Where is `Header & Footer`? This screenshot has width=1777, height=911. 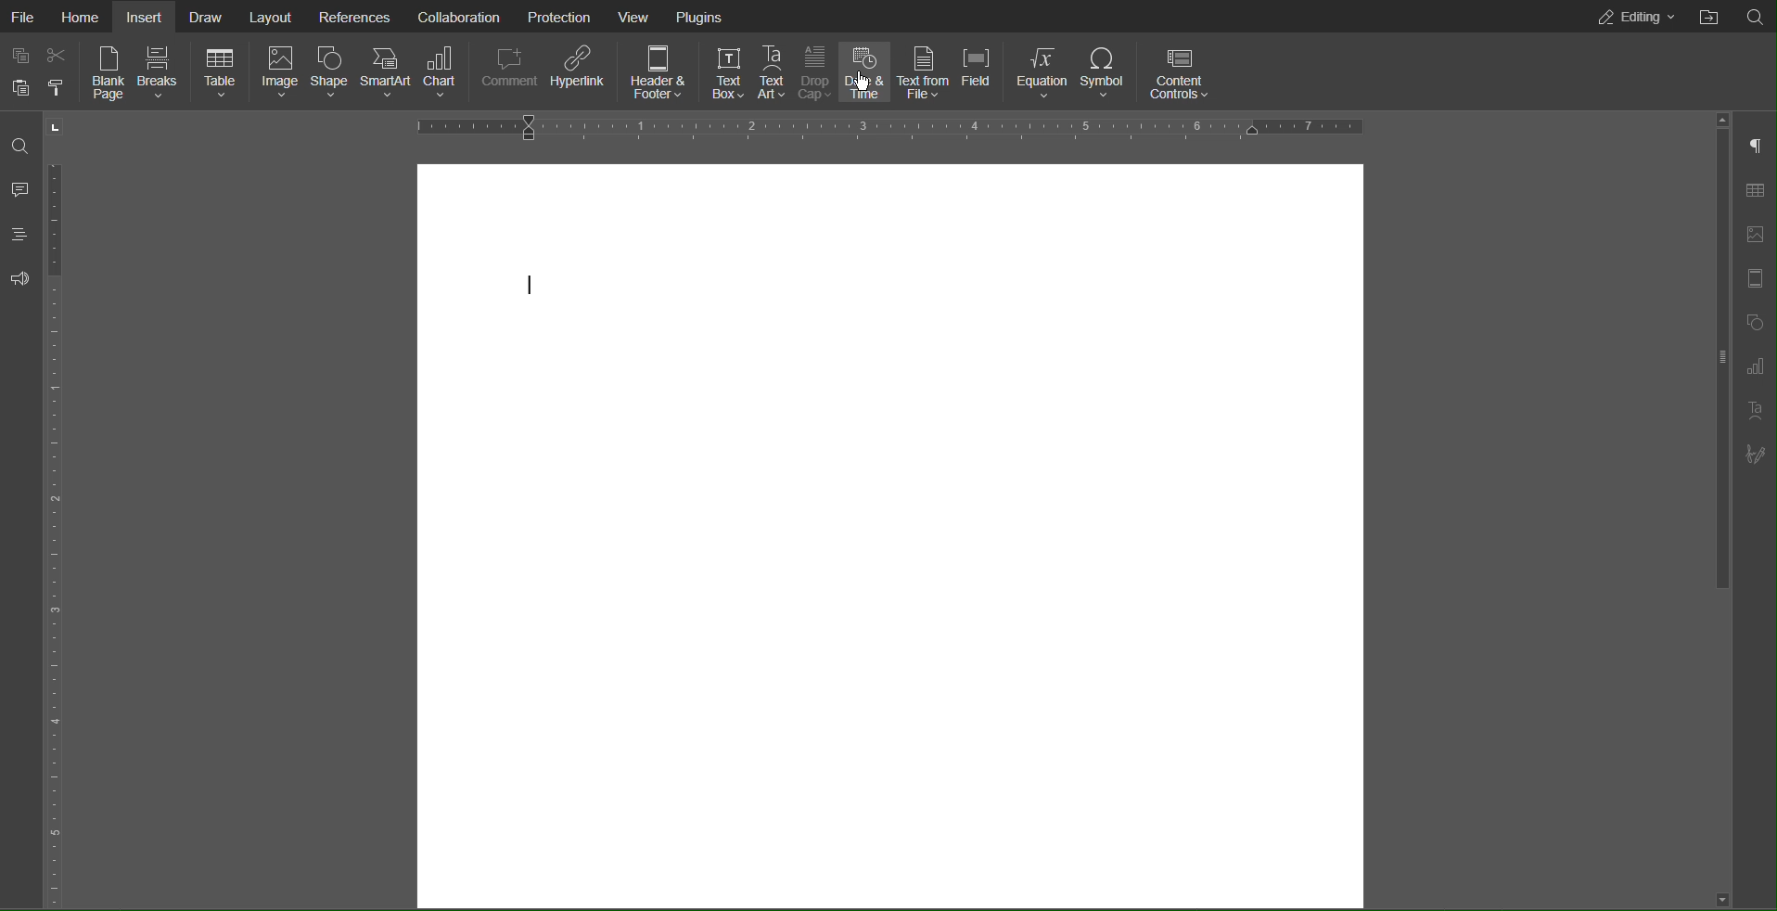
Header & Footer is located at coordinates (1756, 280).